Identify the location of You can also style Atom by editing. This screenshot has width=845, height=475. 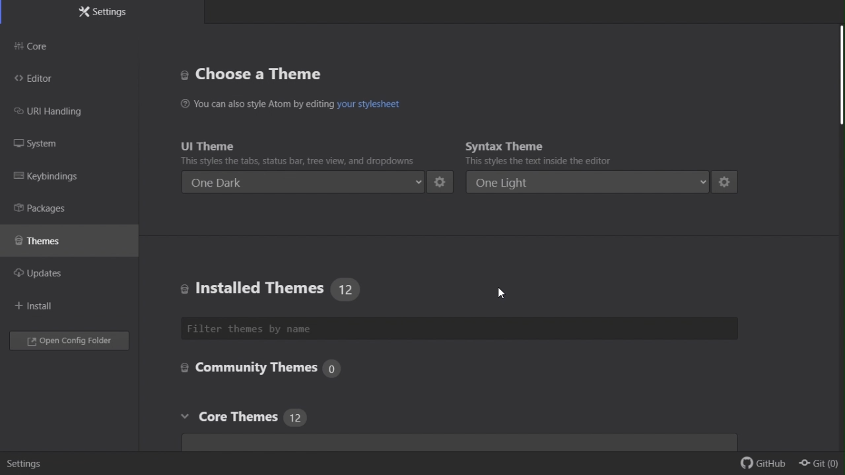
(255, 108).